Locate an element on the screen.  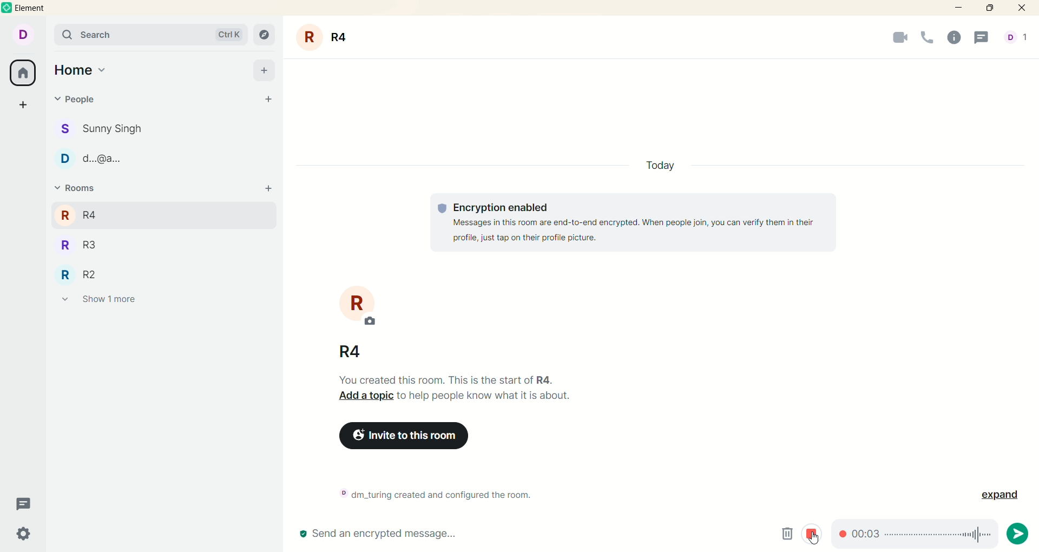
R4 is located at coordinates (94, 213).